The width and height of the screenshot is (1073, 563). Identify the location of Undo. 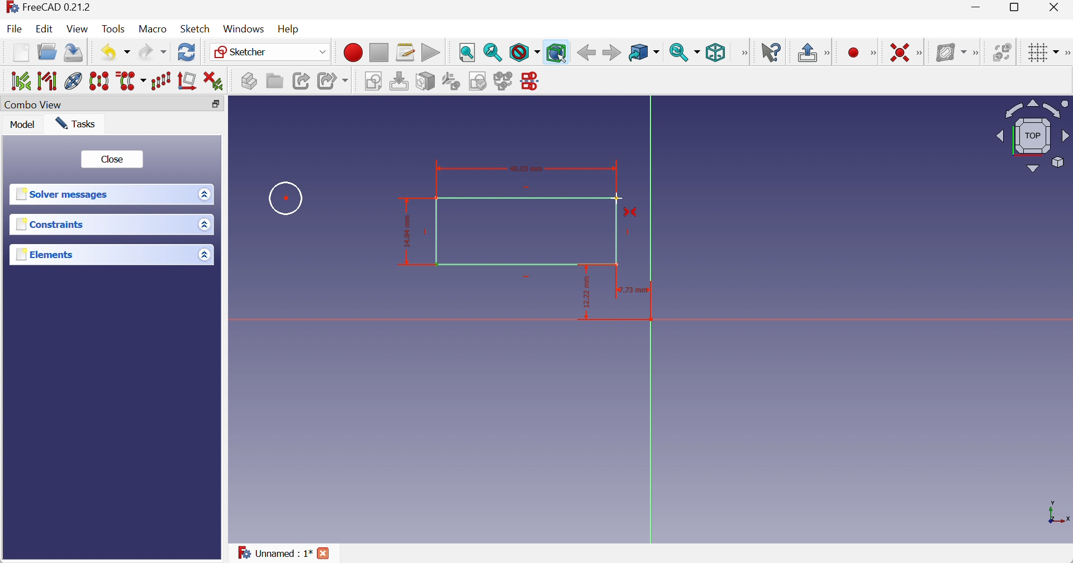
(117, 53).